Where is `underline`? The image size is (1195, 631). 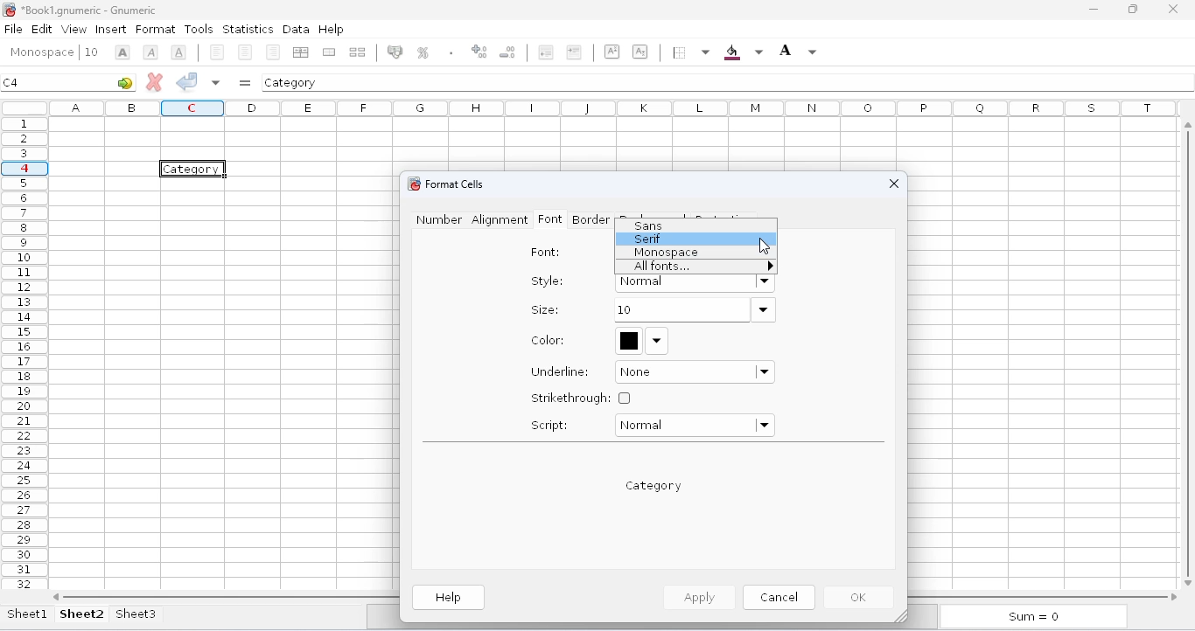 underline is located at coordinates (178, 52).